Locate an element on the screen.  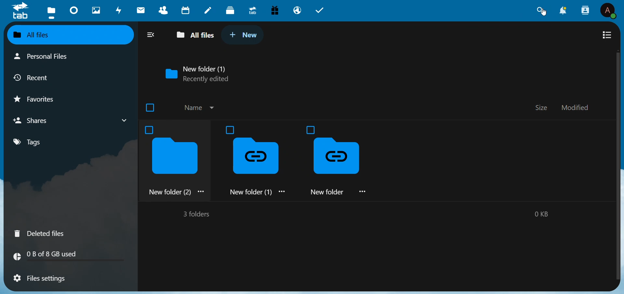
files is located at coordinates (51, 12).